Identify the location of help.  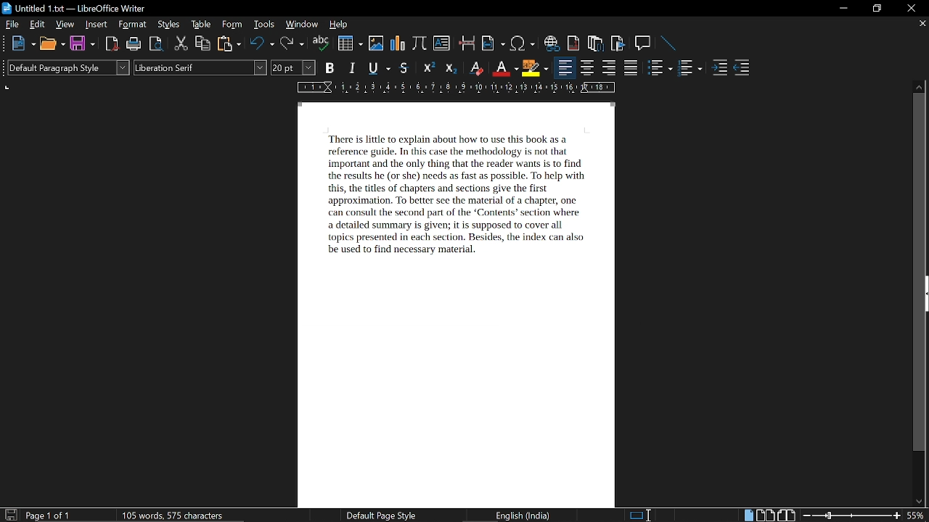
(341, 25).